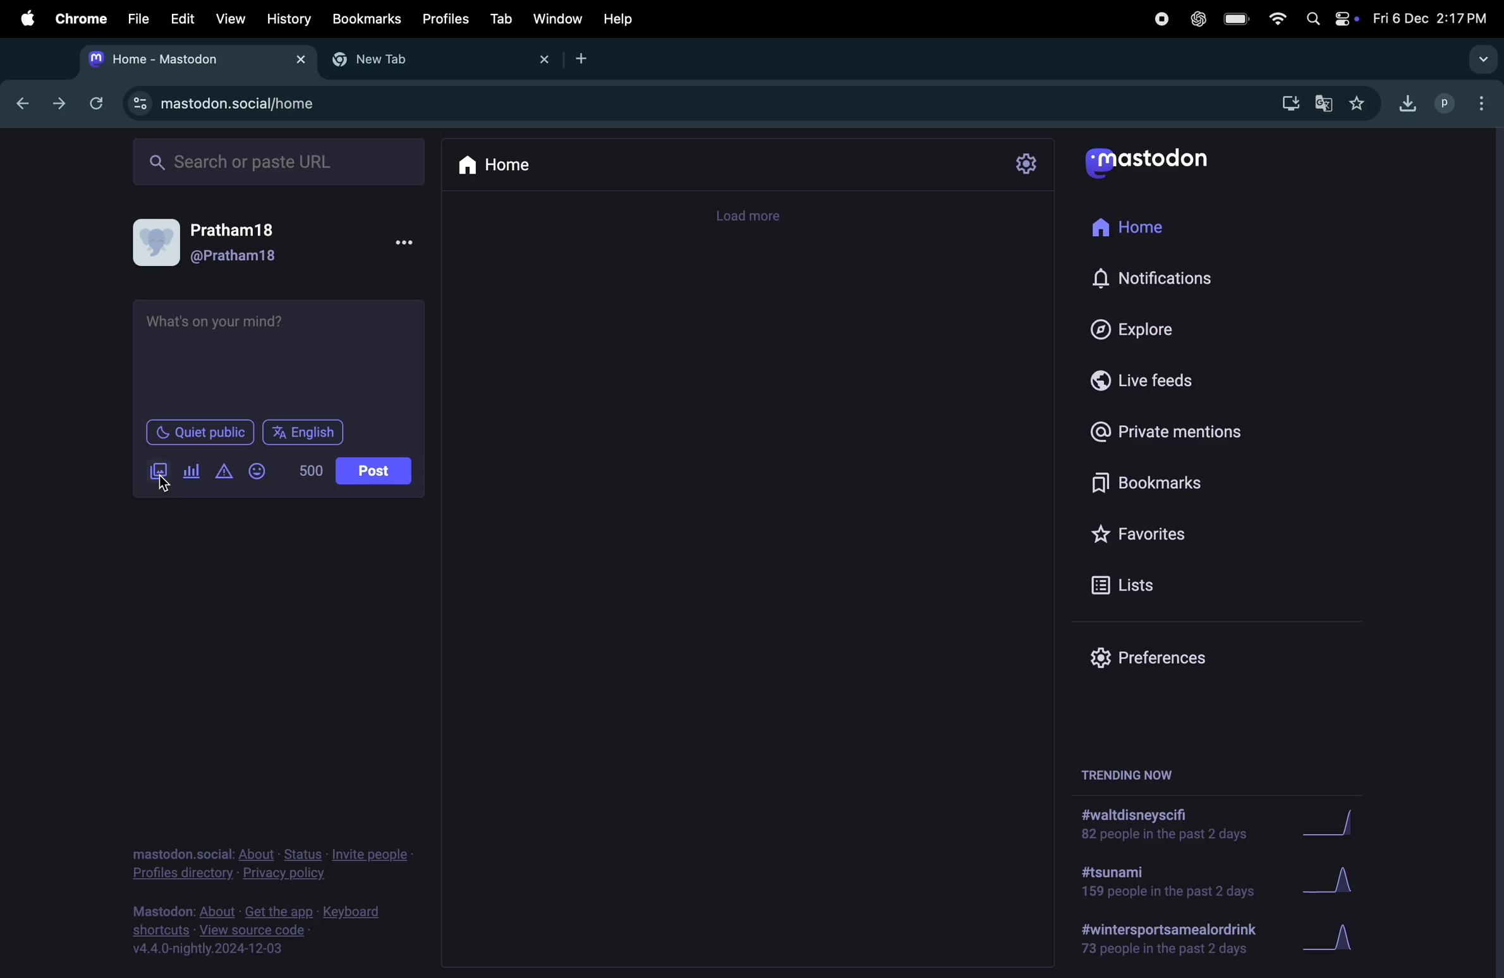  What do you see at coordinates (1145, 586) in the screenshot?
I see `List` at bounding box center [1145, 586].